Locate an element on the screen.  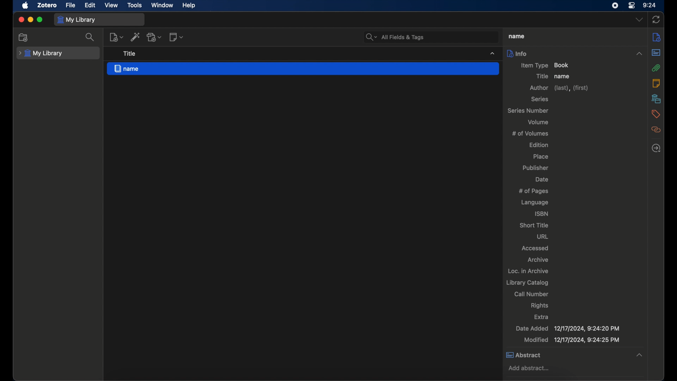
new note is located at coordinates (176, 37).